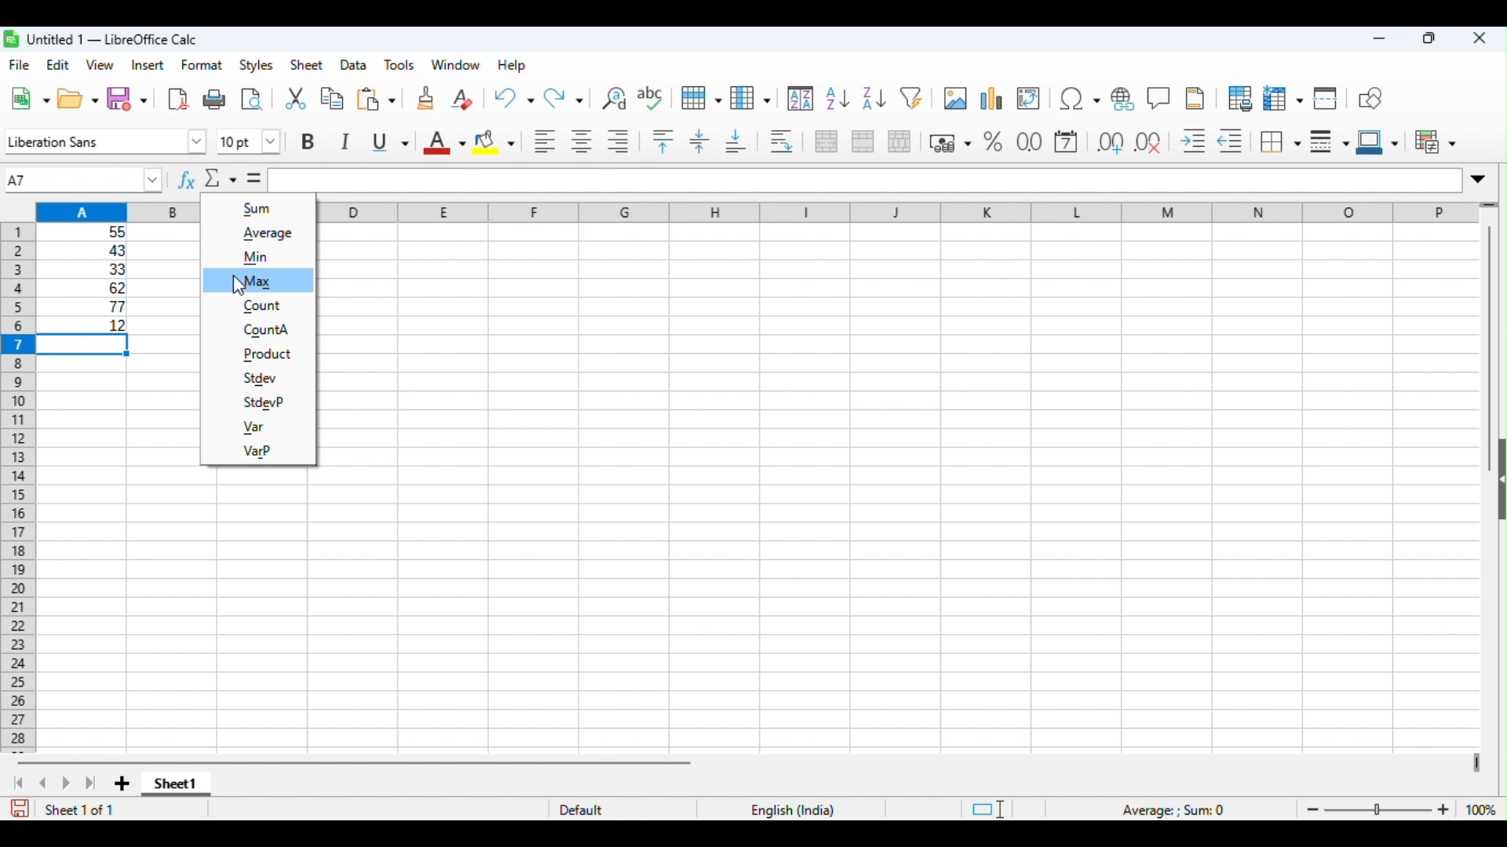 This screenshot has width=1507, height=847. Describe the element at coordinates (463, 99) in the screenshot. I see `clear direct formatting` at that location.